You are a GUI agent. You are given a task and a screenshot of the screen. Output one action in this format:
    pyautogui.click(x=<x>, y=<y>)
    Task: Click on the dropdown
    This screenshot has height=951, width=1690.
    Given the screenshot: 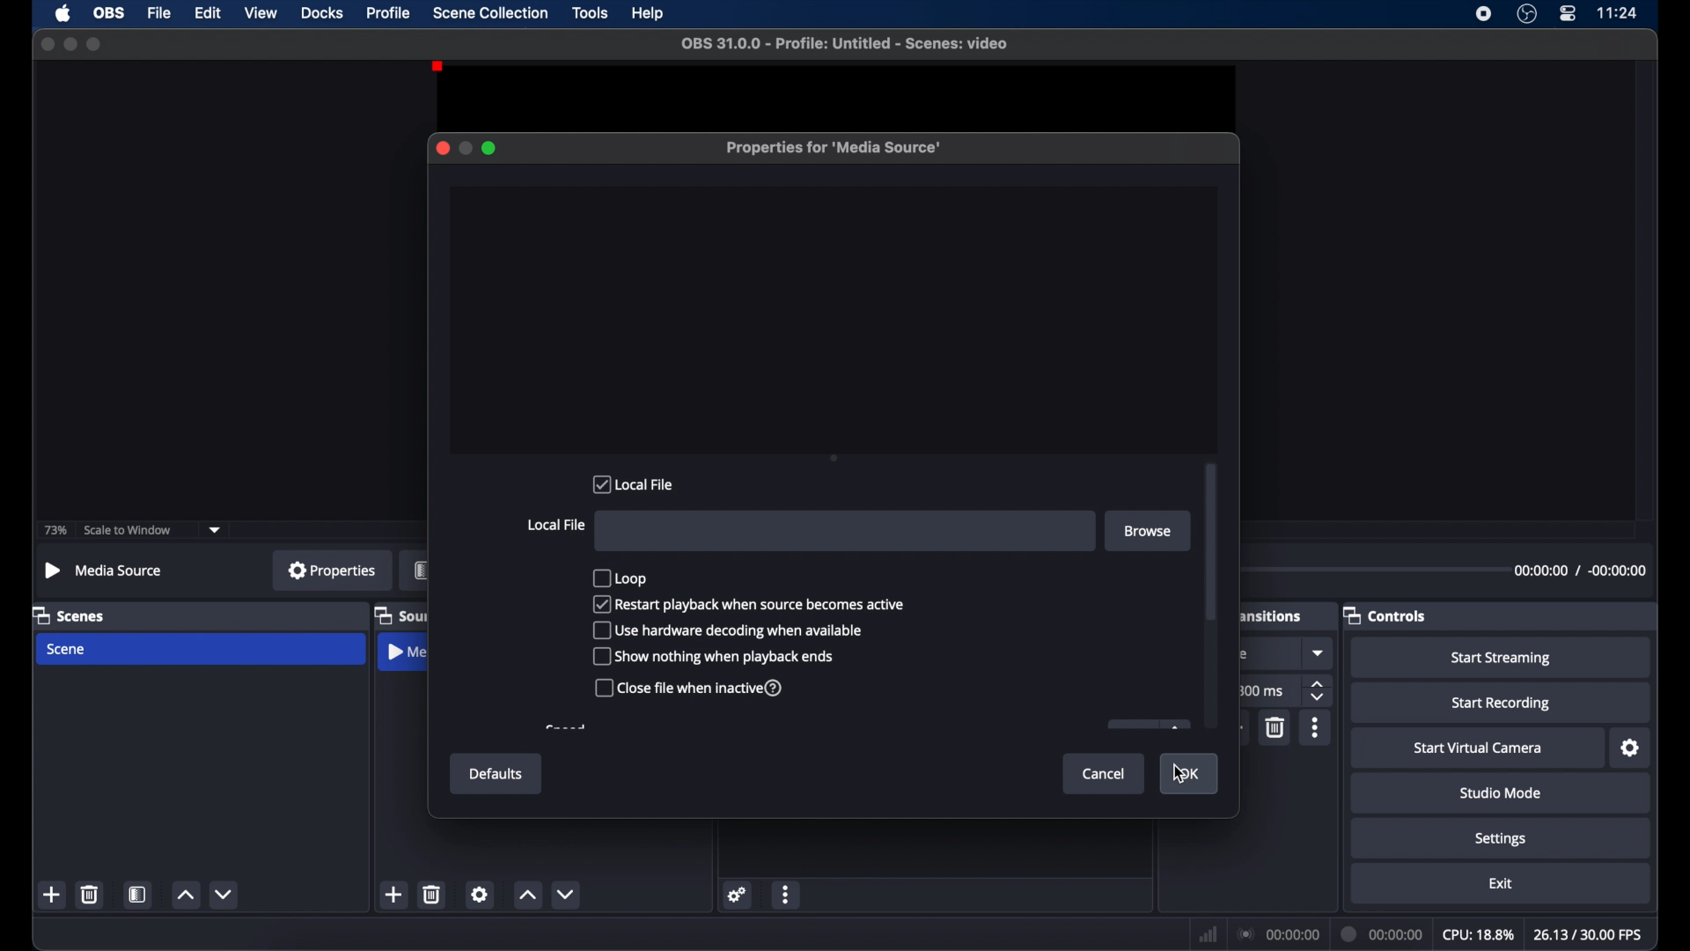 What is the action you would take?
    pyautogui.click(x=1319, y=652)
    